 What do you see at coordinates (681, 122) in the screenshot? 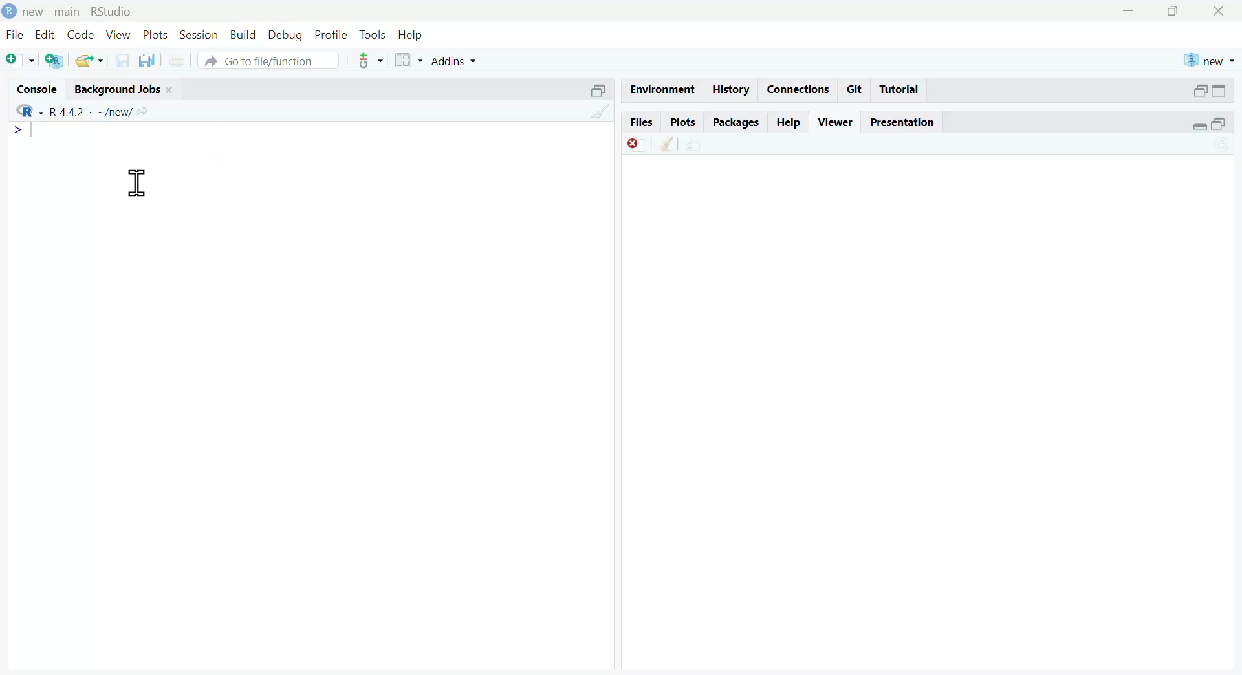
I see `Plots` at bounding box center [681, 122].